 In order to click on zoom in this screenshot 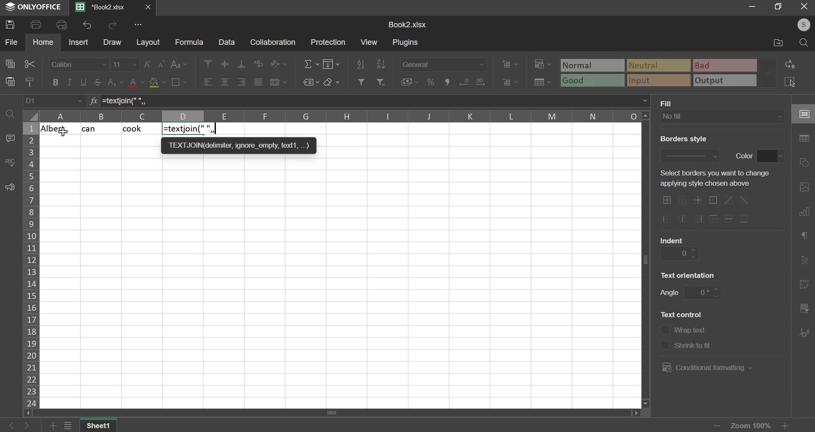, I will do `click(750, 424)`.